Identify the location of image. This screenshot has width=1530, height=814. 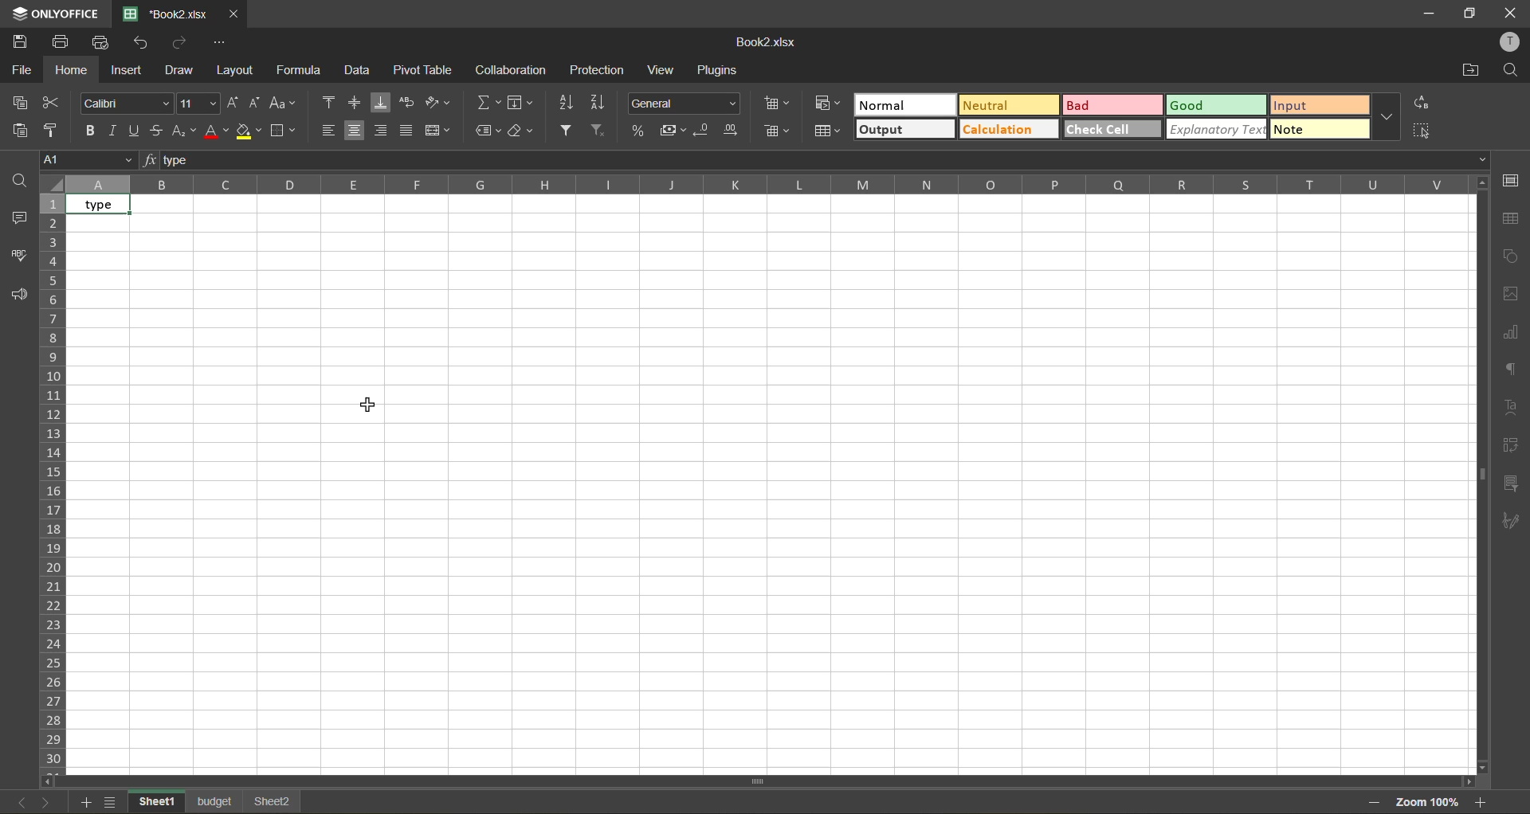
(1511, 294).